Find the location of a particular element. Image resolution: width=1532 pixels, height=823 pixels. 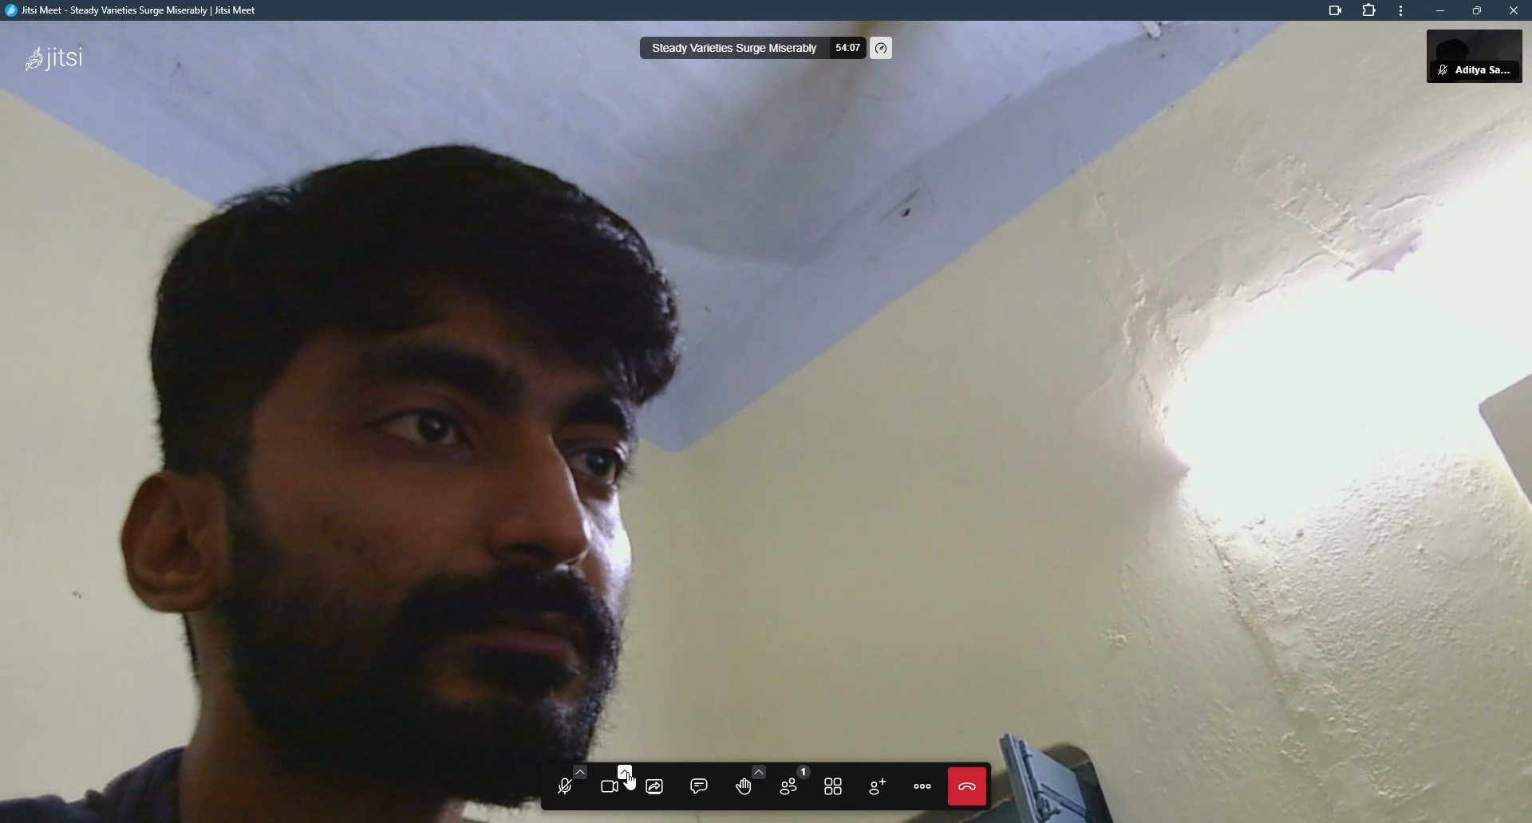

camera is located at coordinates (1329, 12).